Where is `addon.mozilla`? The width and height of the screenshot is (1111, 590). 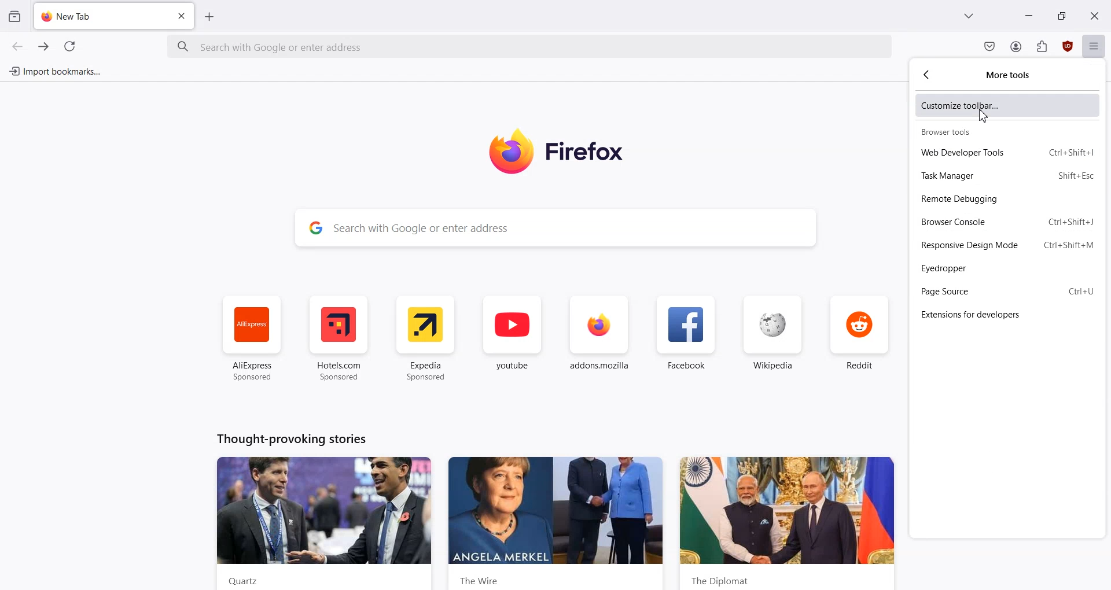 addon.mozilla is located at coordinates (599, 339).